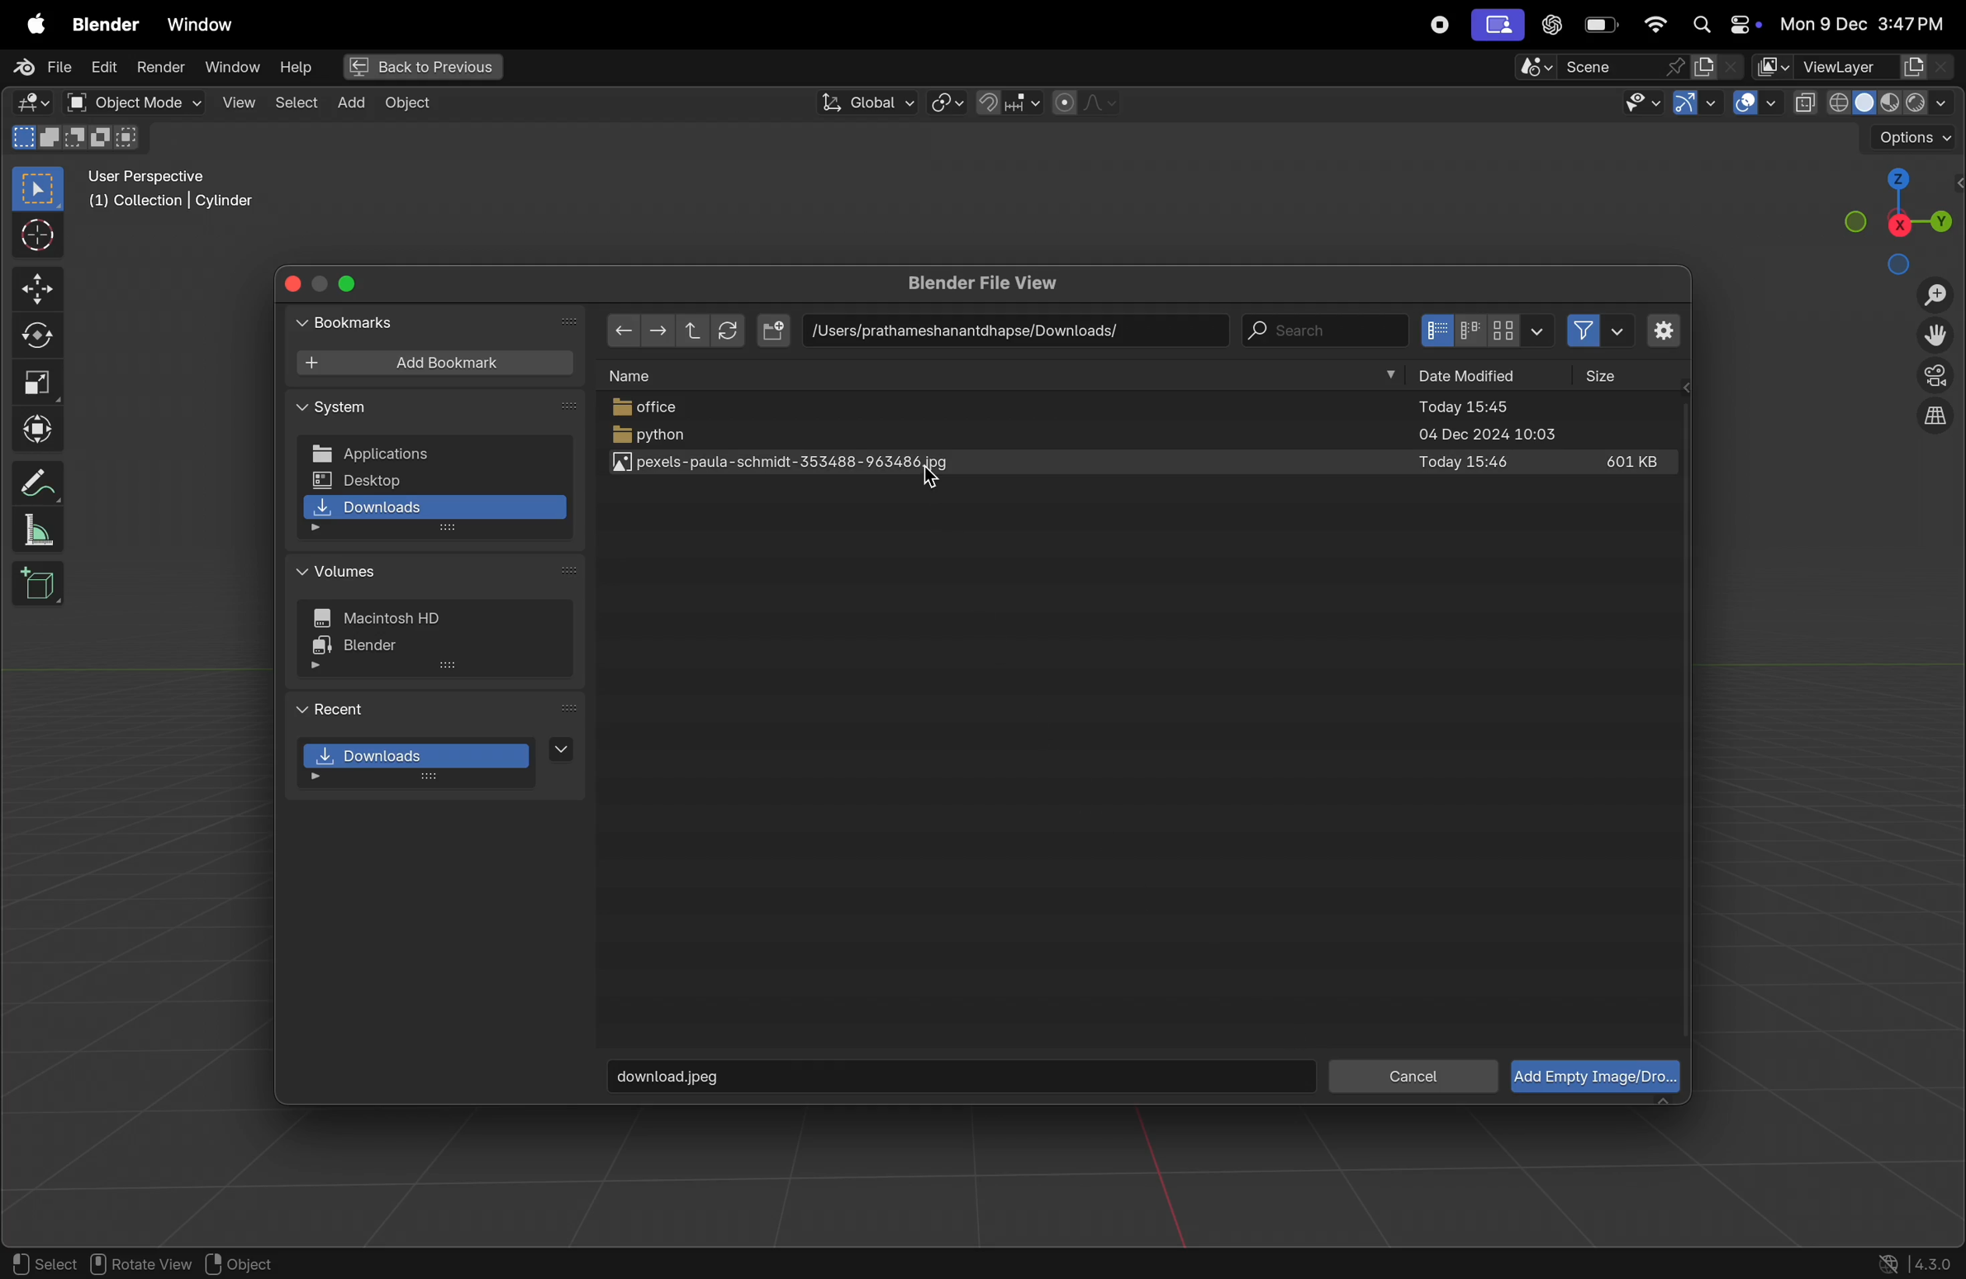  I want to click on recent, so click(337, 707).